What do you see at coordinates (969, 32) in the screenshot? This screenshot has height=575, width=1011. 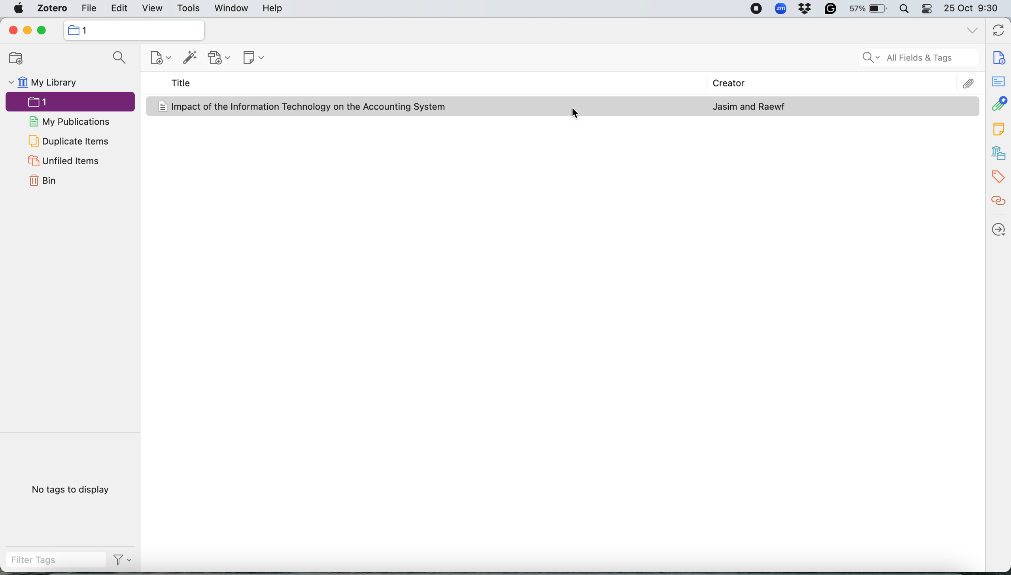 I see `list all tabs` at bounding box center [969, 32].